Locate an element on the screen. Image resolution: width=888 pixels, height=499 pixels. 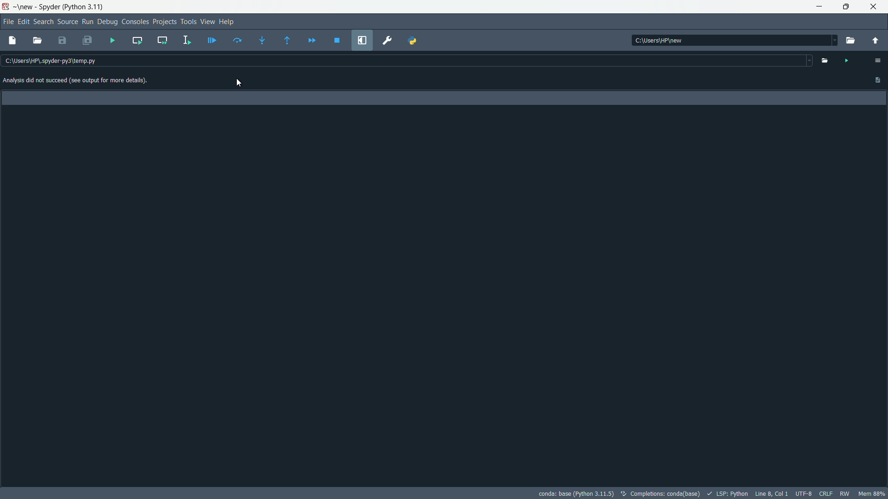
open file is located at coordinates (825, 60).